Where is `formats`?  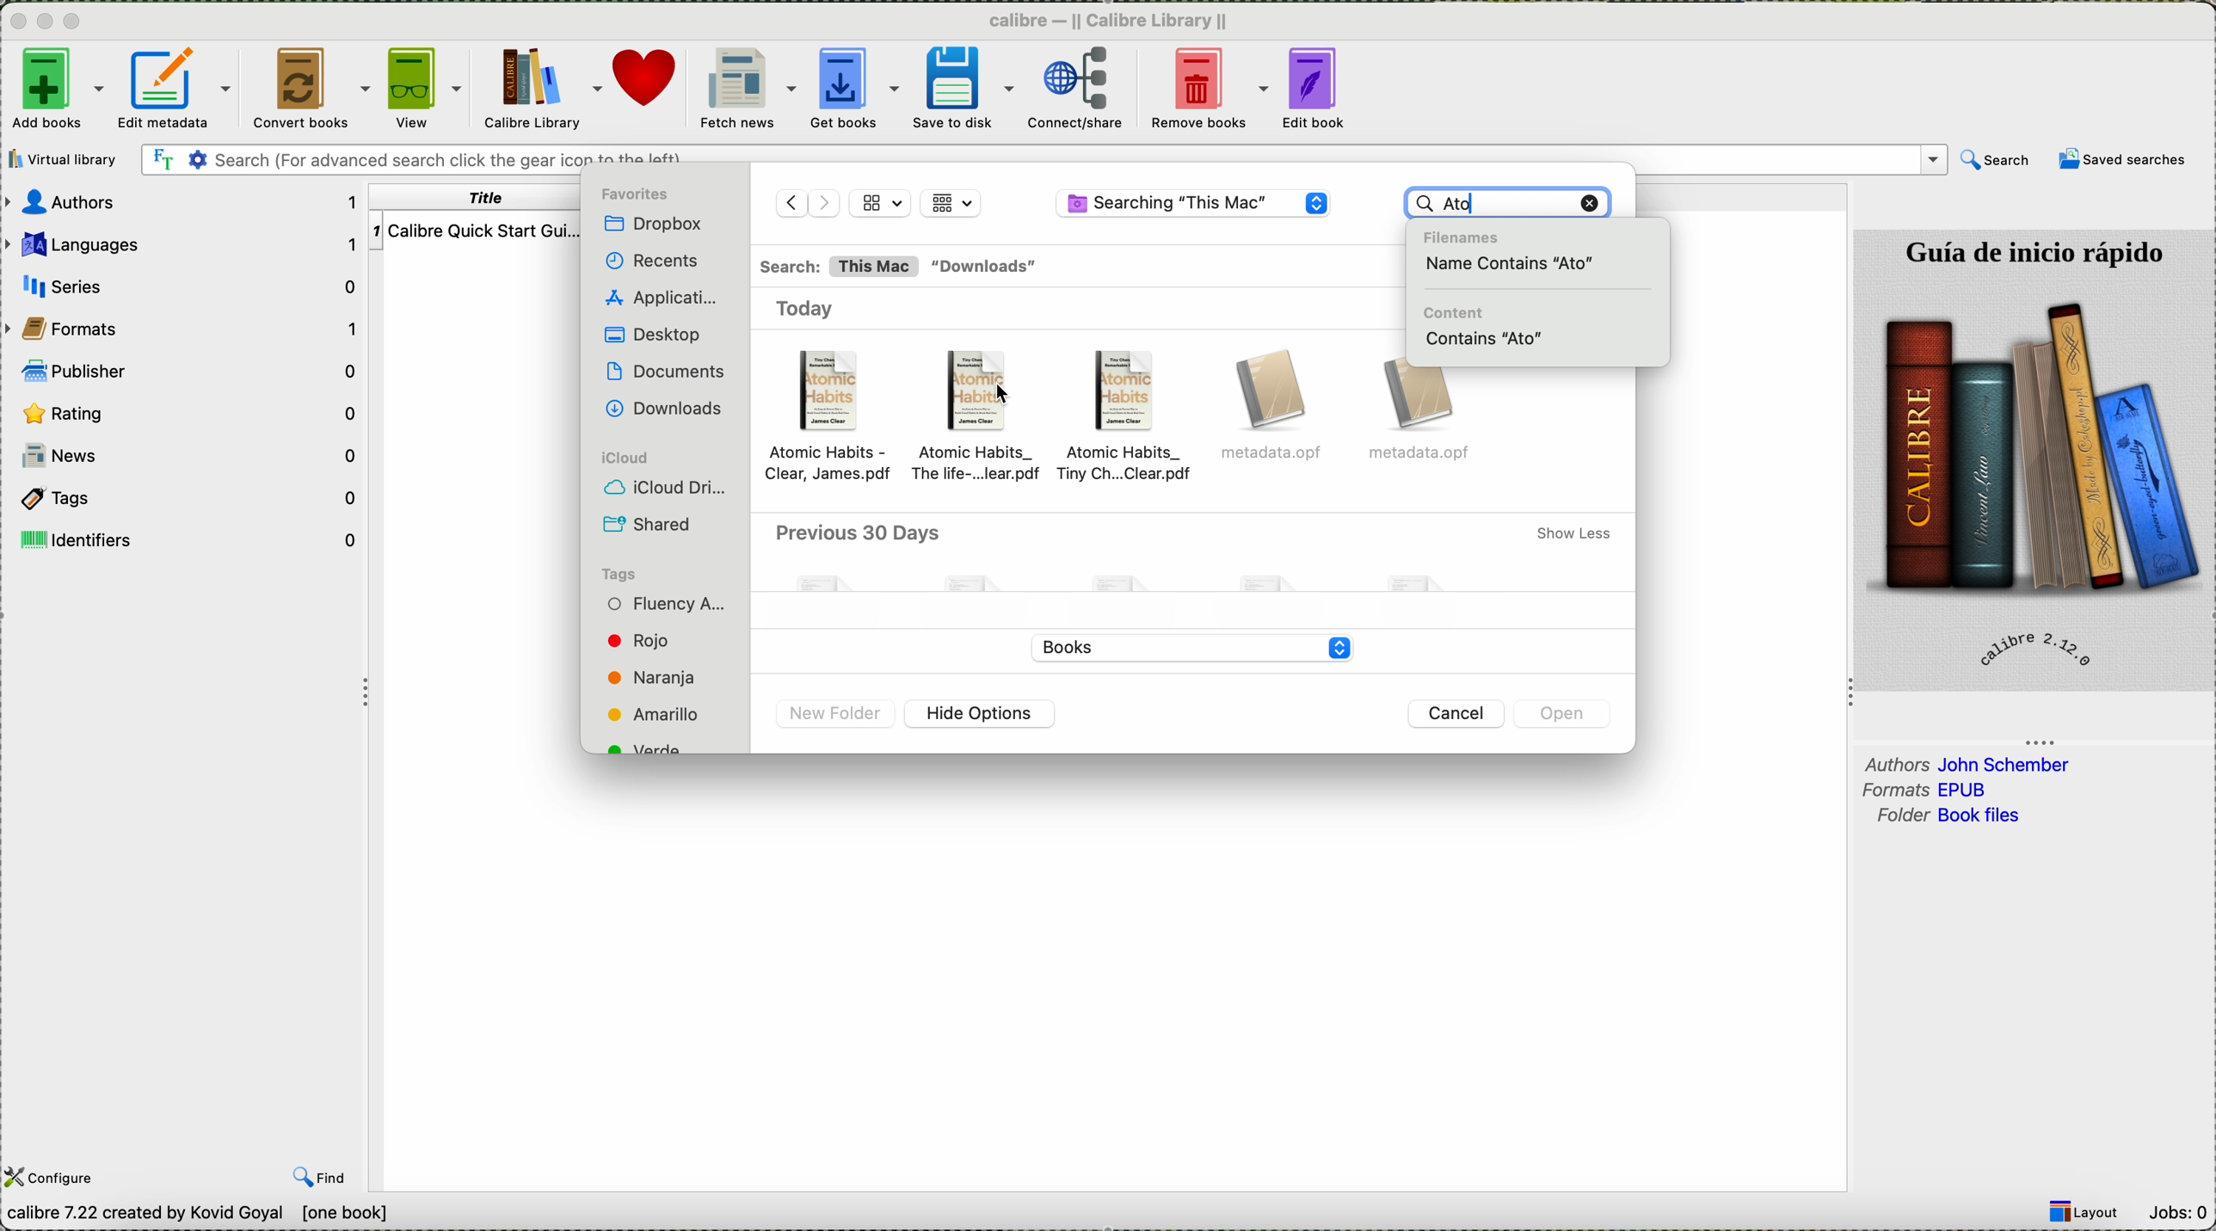 formats is located at coordinates (1930, 790).